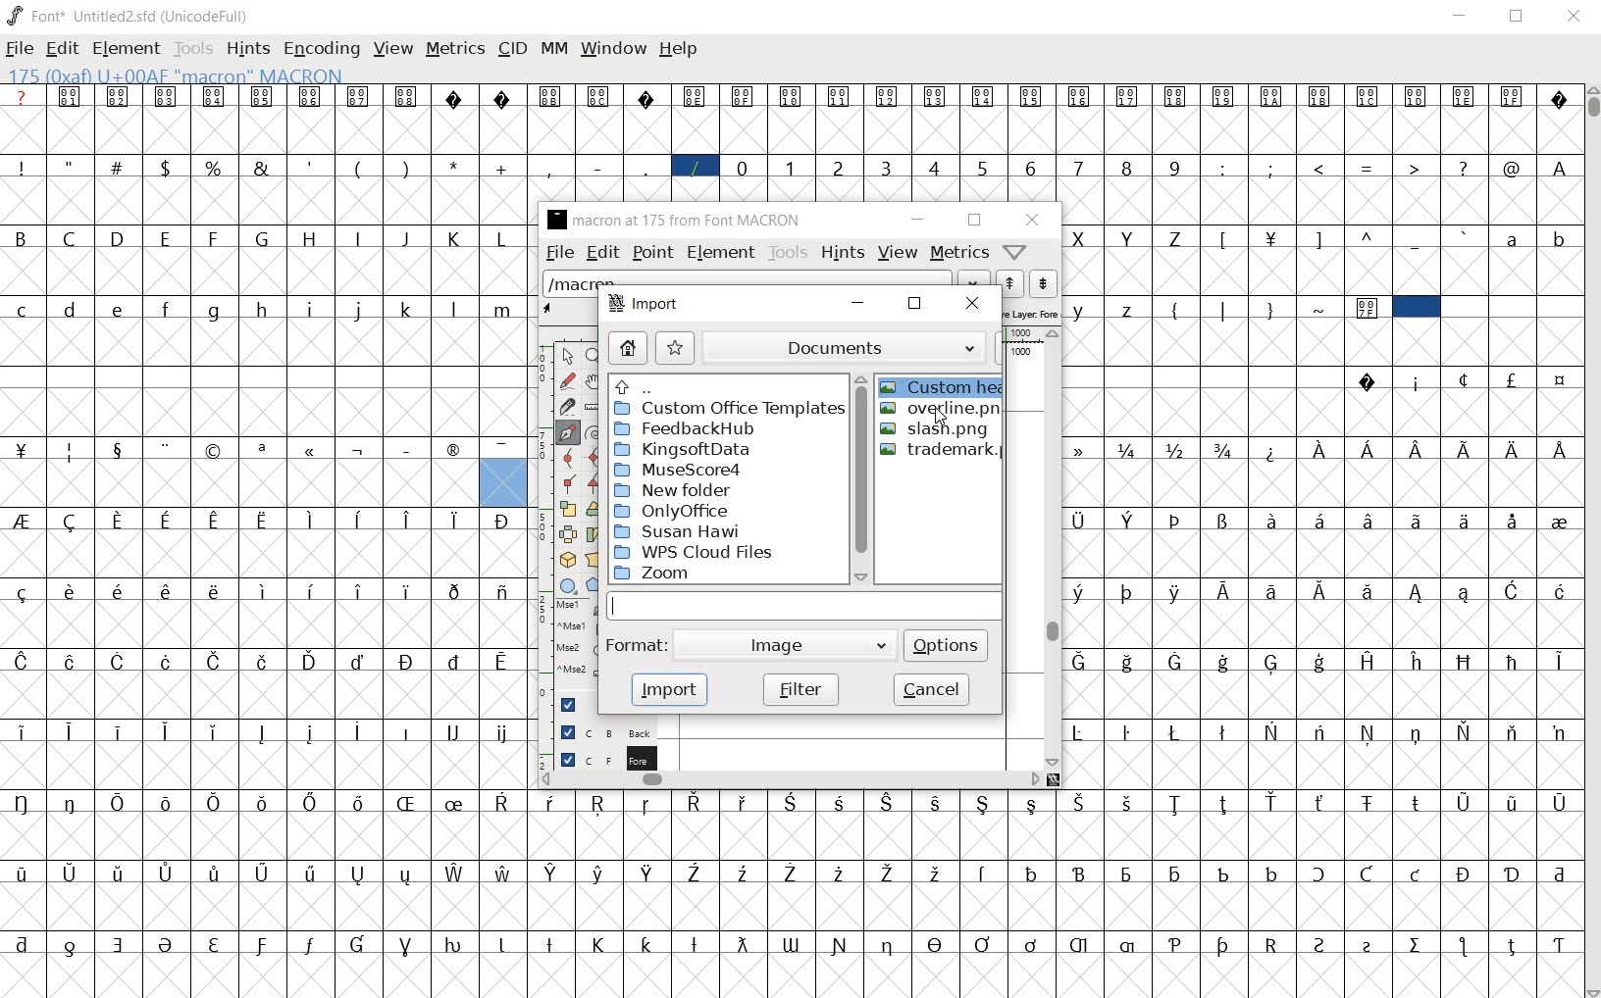 The width and height of the screenshot is (1601, 998). What do you see at coordinates (23, 803) in the screenshot?
I see `Symbol` at bounding box center [23, 803].